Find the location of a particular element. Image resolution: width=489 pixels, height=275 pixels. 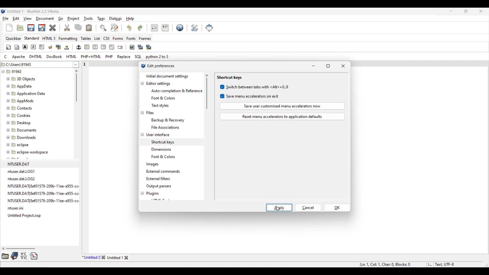

Horizontal slide bar is located at coordinates (19, 249).